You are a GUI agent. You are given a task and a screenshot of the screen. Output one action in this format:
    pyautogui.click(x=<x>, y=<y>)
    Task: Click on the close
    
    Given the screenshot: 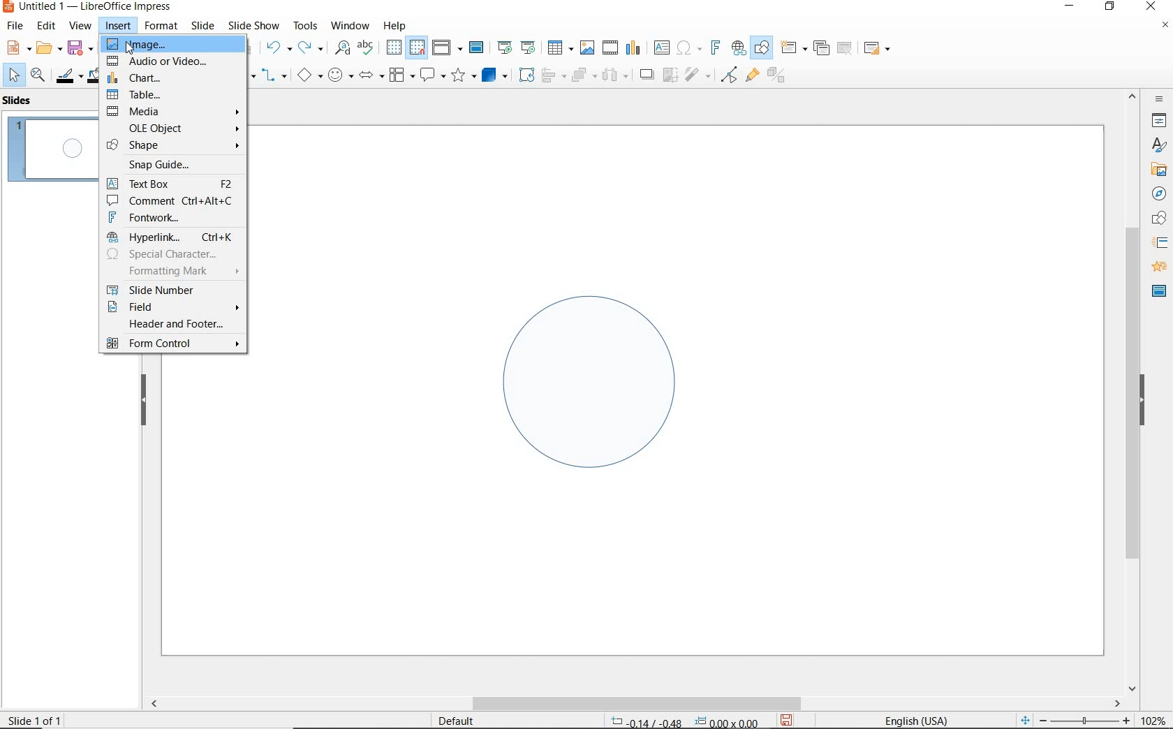 What is the action you would take?
    pyautogui.click(x=1151, y=7)
    